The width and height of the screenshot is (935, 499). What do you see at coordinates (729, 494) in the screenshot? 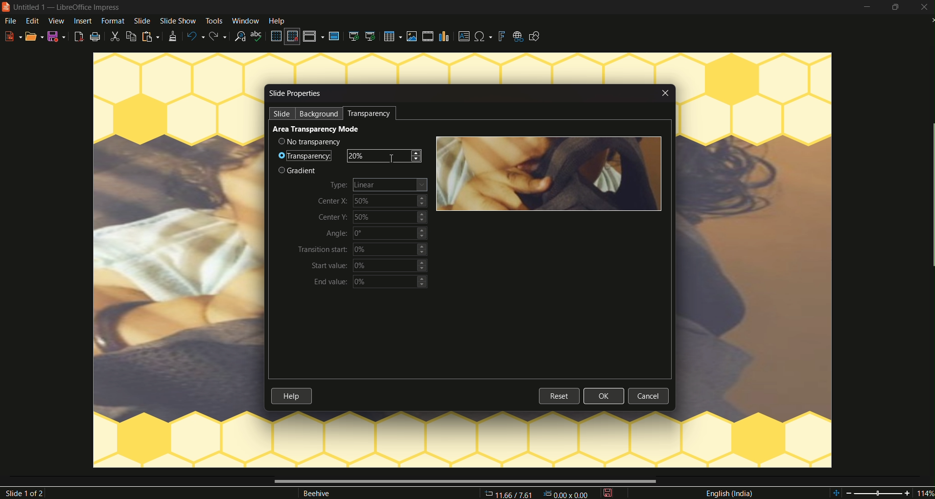
I see `language` at bounding box center [729, 494].